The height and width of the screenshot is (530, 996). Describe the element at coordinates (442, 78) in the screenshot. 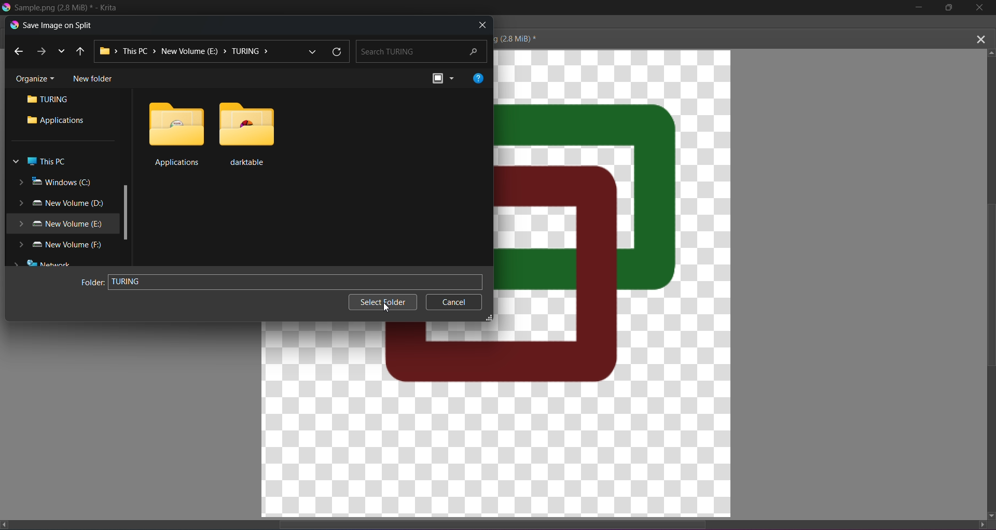

I see `Options` at that location.